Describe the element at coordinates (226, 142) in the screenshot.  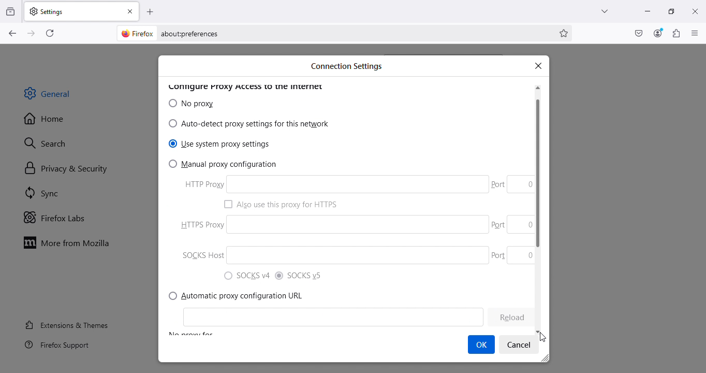
I see `) Use system proxy settings` at that location.